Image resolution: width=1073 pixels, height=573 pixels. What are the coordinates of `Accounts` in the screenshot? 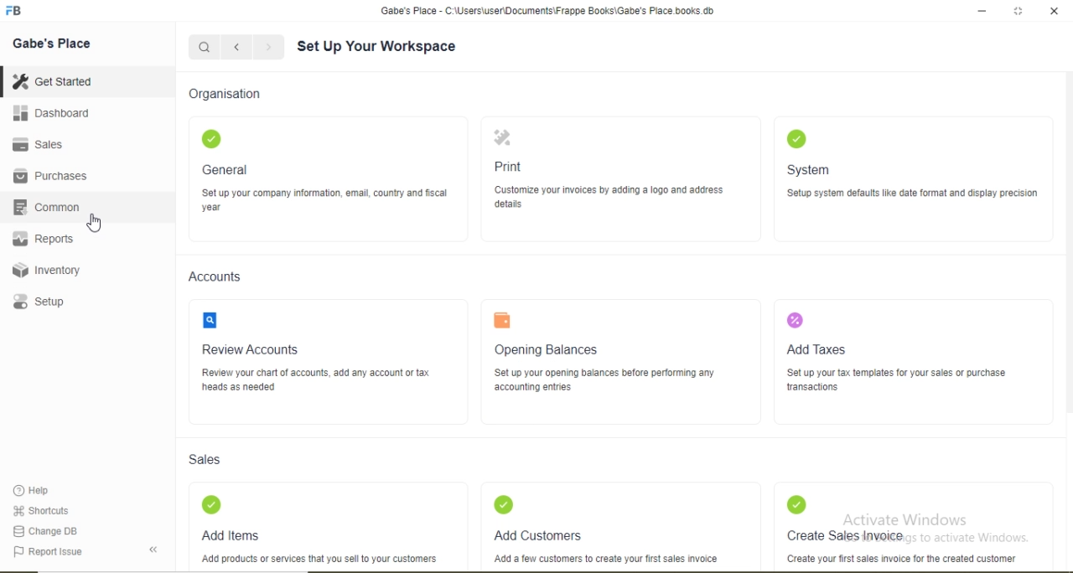 It's located at (214, 276).